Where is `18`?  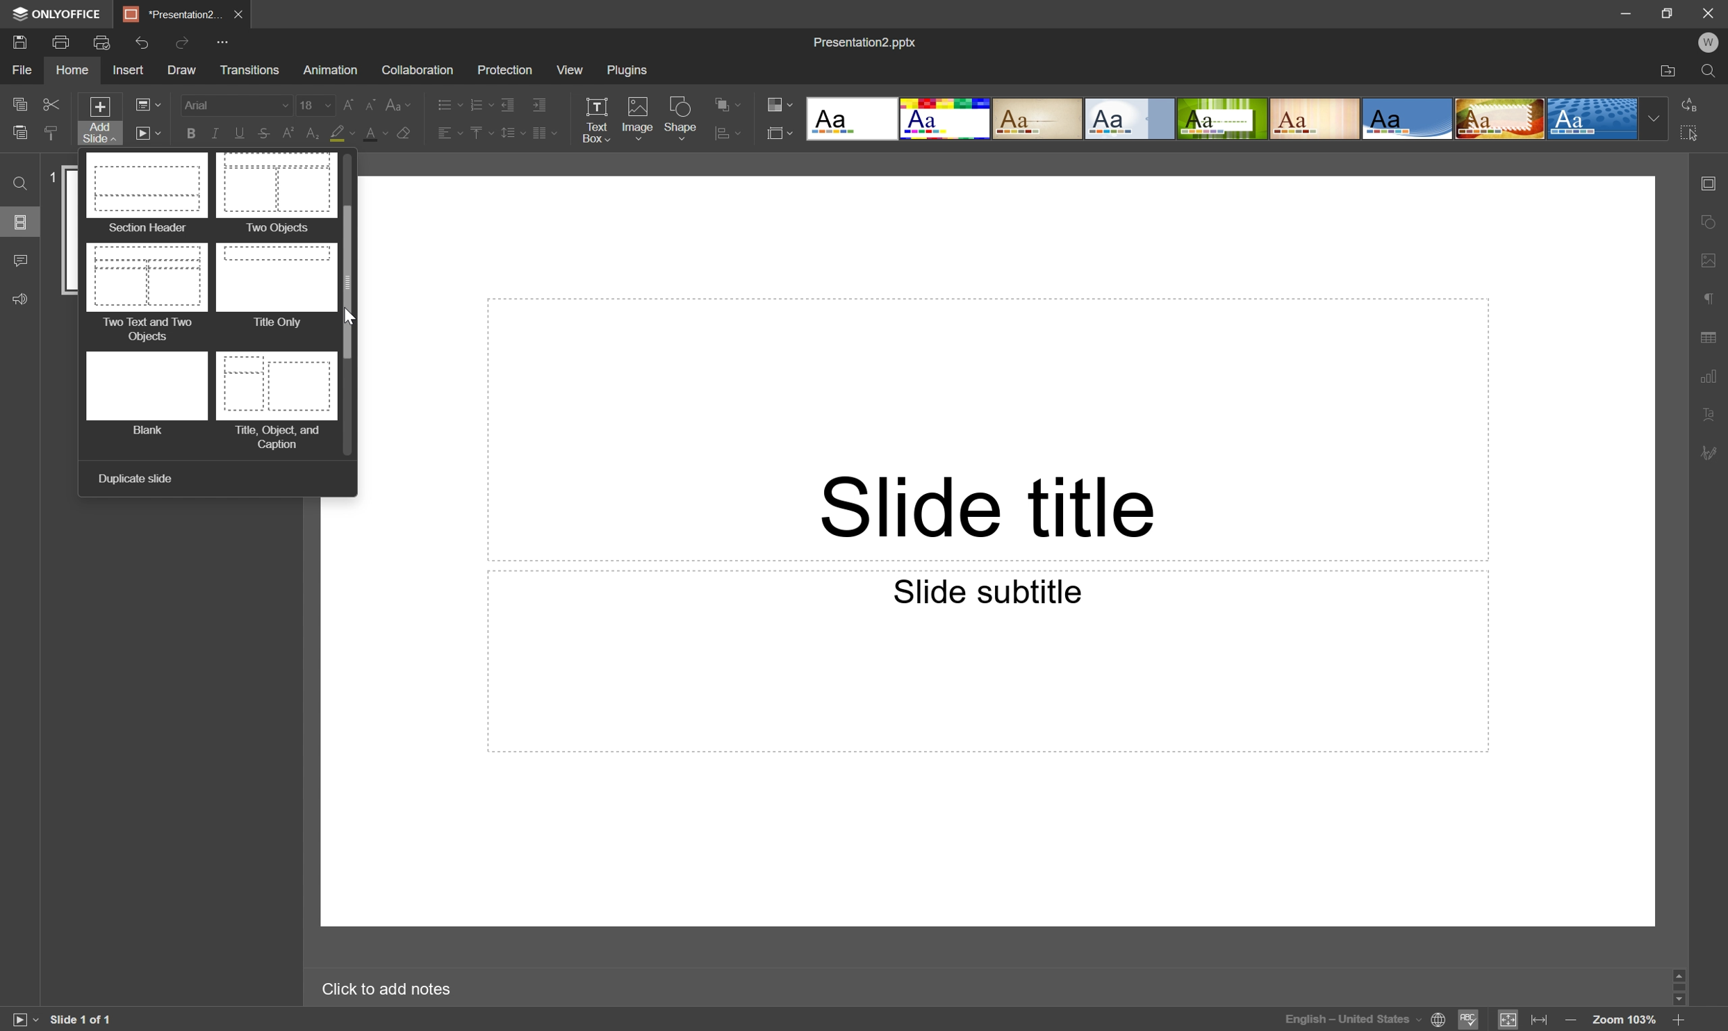
18 is located at coordinates (313, 101).